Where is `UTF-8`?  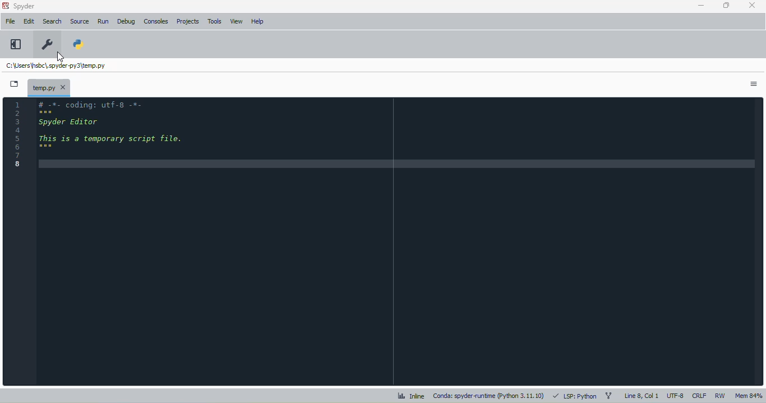
UTF-8 is located at coordinates (676, 396).